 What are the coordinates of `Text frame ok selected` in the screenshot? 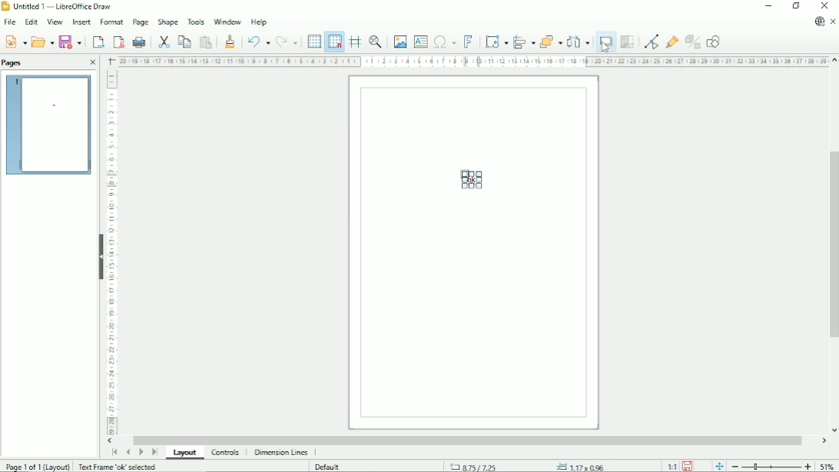 It's located at (118, 466).